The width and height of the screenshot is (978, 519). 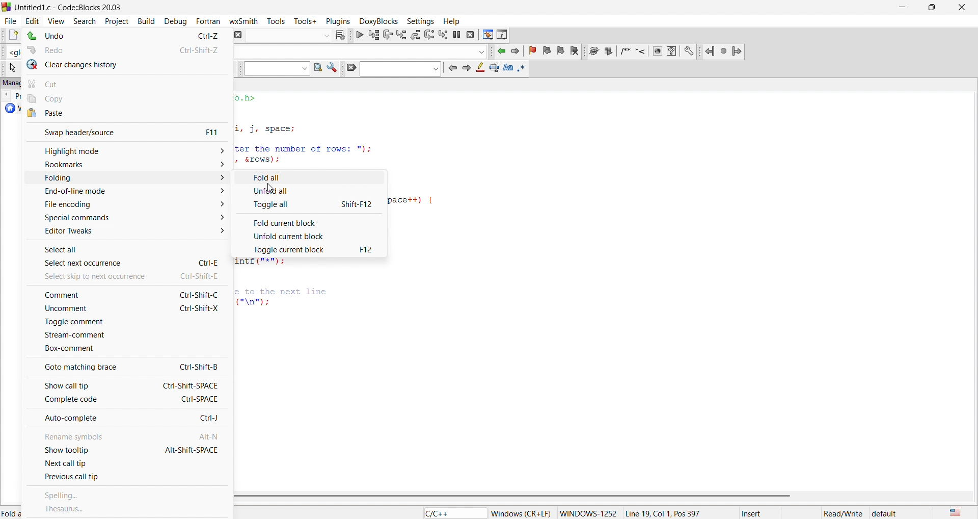 What do you see at coordinates (518, 51) in the screenshot?
I see `jump forward` at bounding box center [518, 51].